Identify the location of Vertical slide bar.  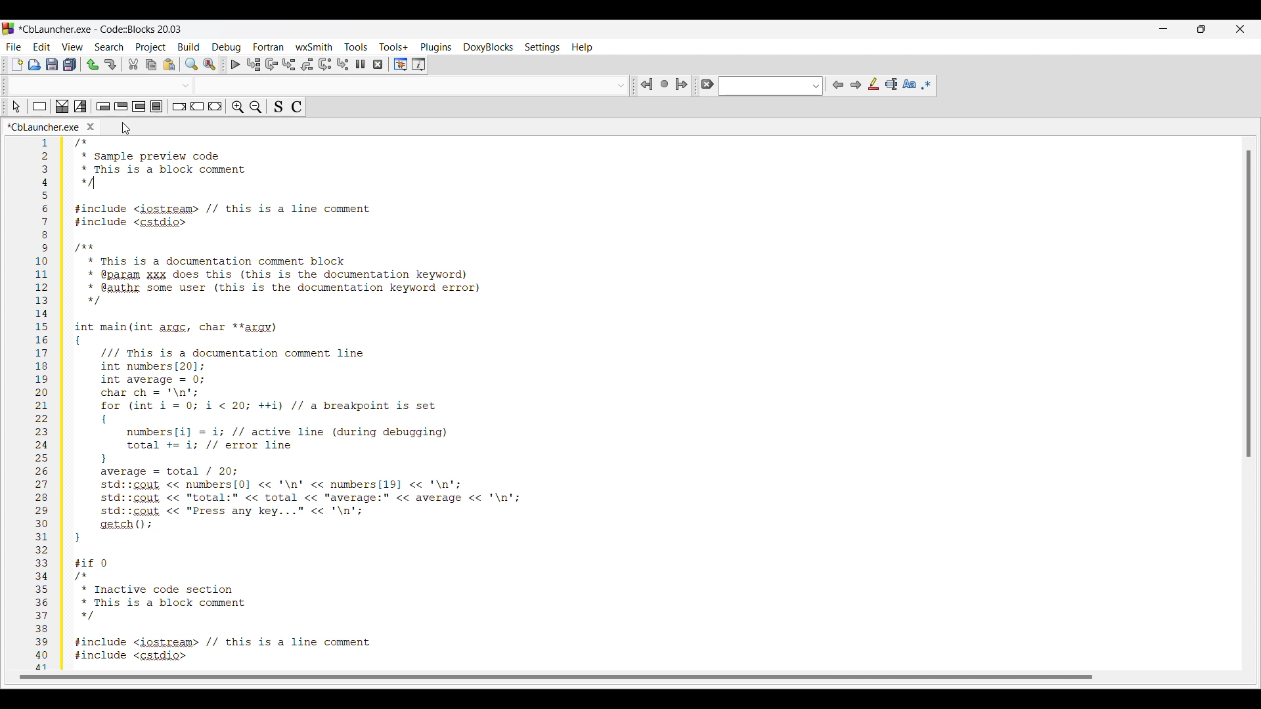
(1249, 305).